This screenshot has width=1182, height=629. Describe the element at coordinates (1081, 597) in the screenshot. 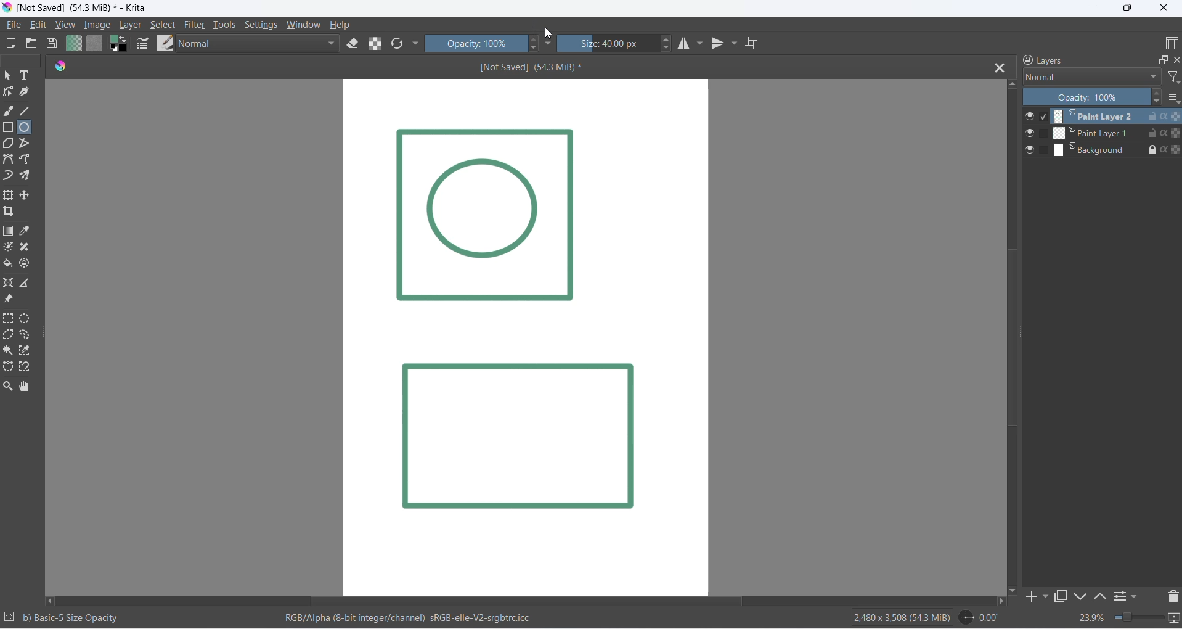

I see `down` at that location.